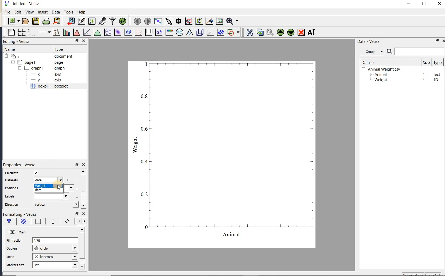  Describe the element at coordinates (102, 21) in the screenshot. I see `capture remote data` at that location.